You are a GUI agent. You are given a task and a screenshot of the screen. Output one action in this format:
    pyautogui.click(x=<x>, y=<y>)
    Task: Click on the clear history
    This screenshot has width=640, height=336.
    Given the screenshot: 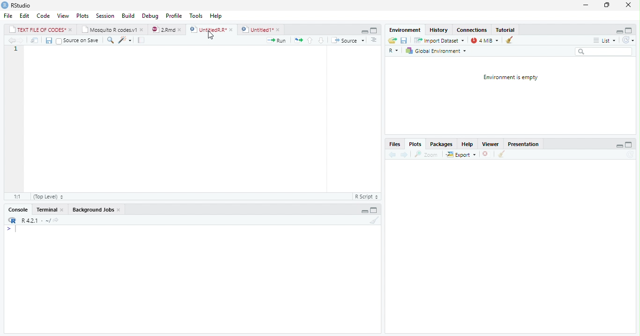 What is the action you would take?
    pyautogui.click(x=511, y=40)
    